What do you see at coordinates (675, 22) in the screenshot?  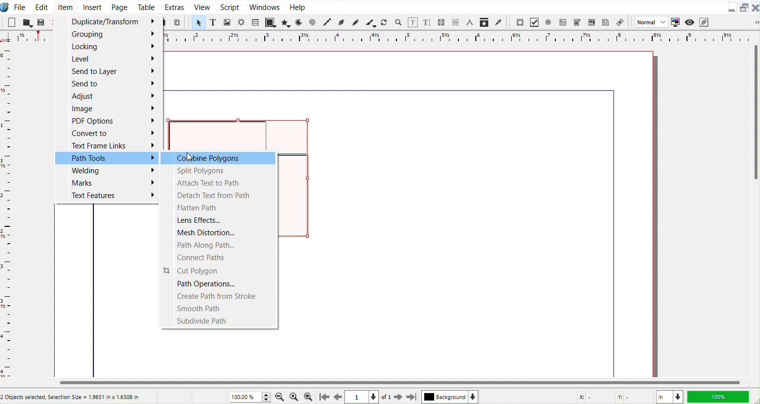 I see `Toggle color` at bounding box center [675, 22].